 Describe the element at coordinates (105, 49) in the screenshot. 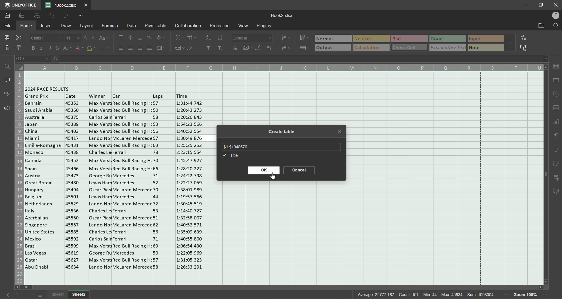

I see `borders` at that location.